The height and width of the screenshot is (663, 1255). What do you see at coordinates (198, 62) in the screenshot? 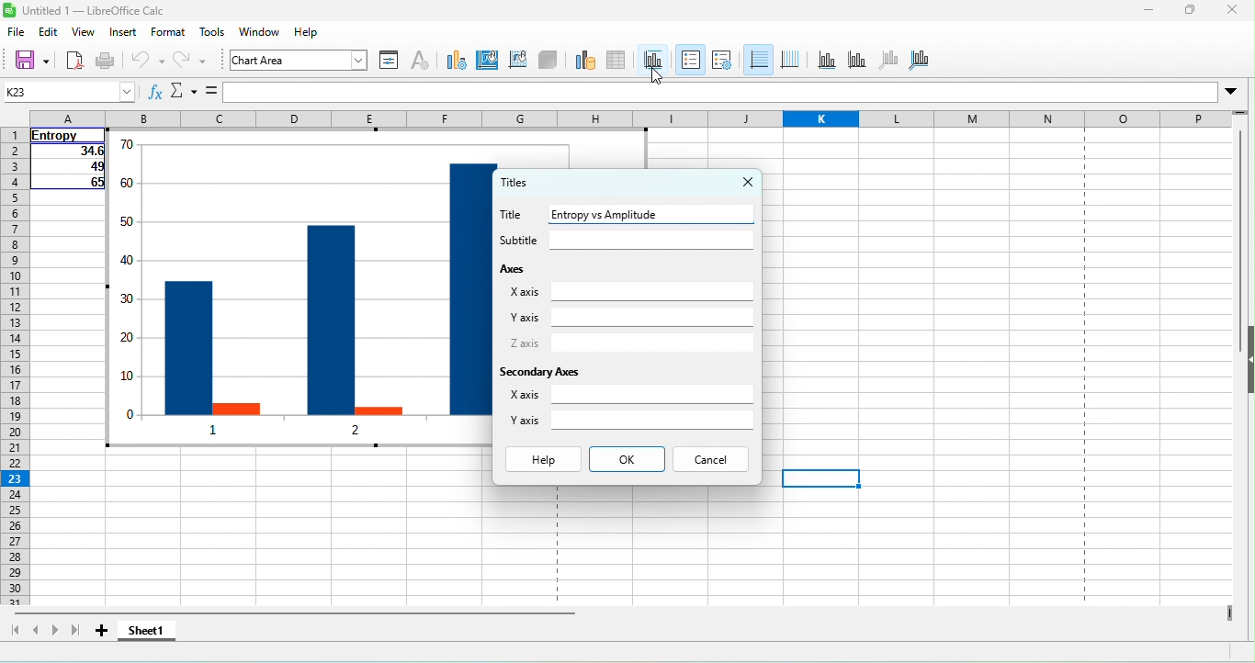
I see `redo` at bounding box center [198, 62].